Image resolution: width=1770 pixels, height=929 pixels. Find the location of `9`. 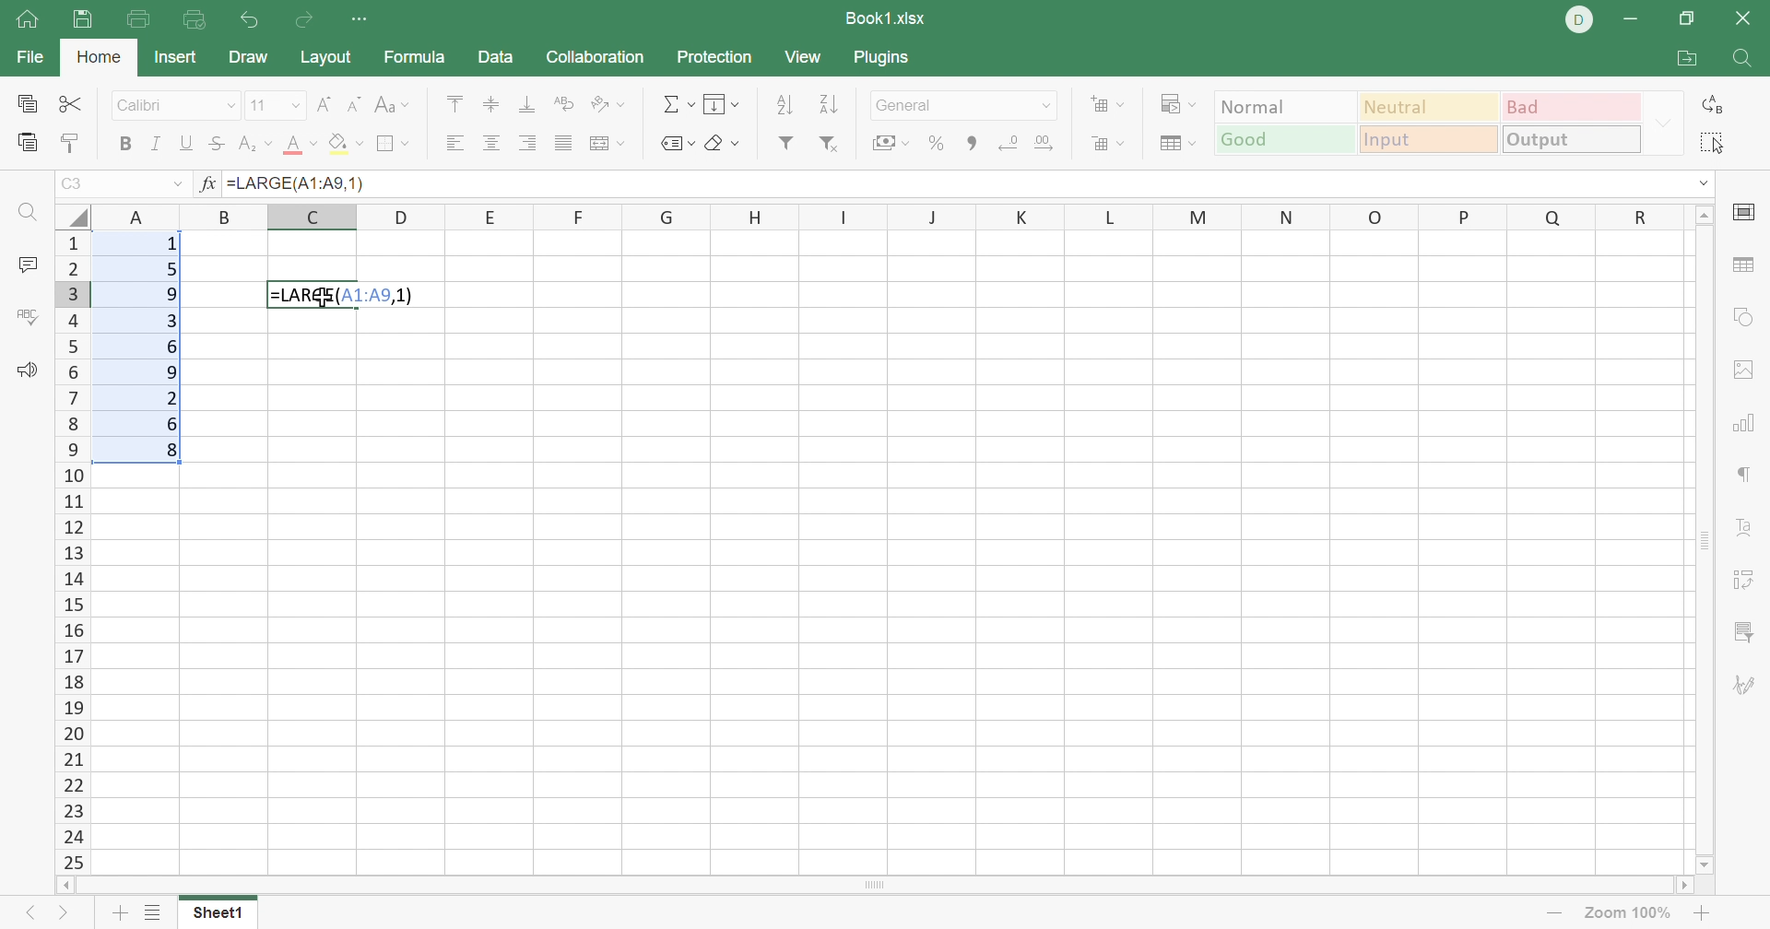

9 is located at coordinates (171, 370).